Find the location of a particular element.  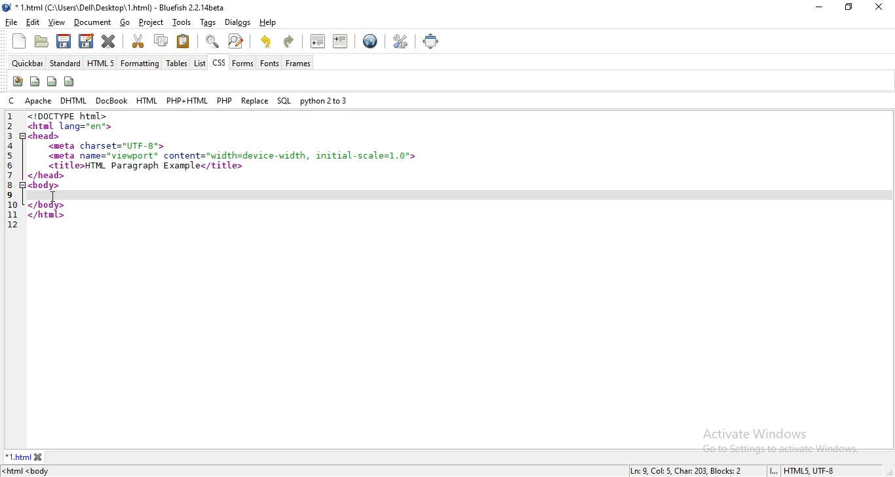

unindent is located at coordinates (317, 41).